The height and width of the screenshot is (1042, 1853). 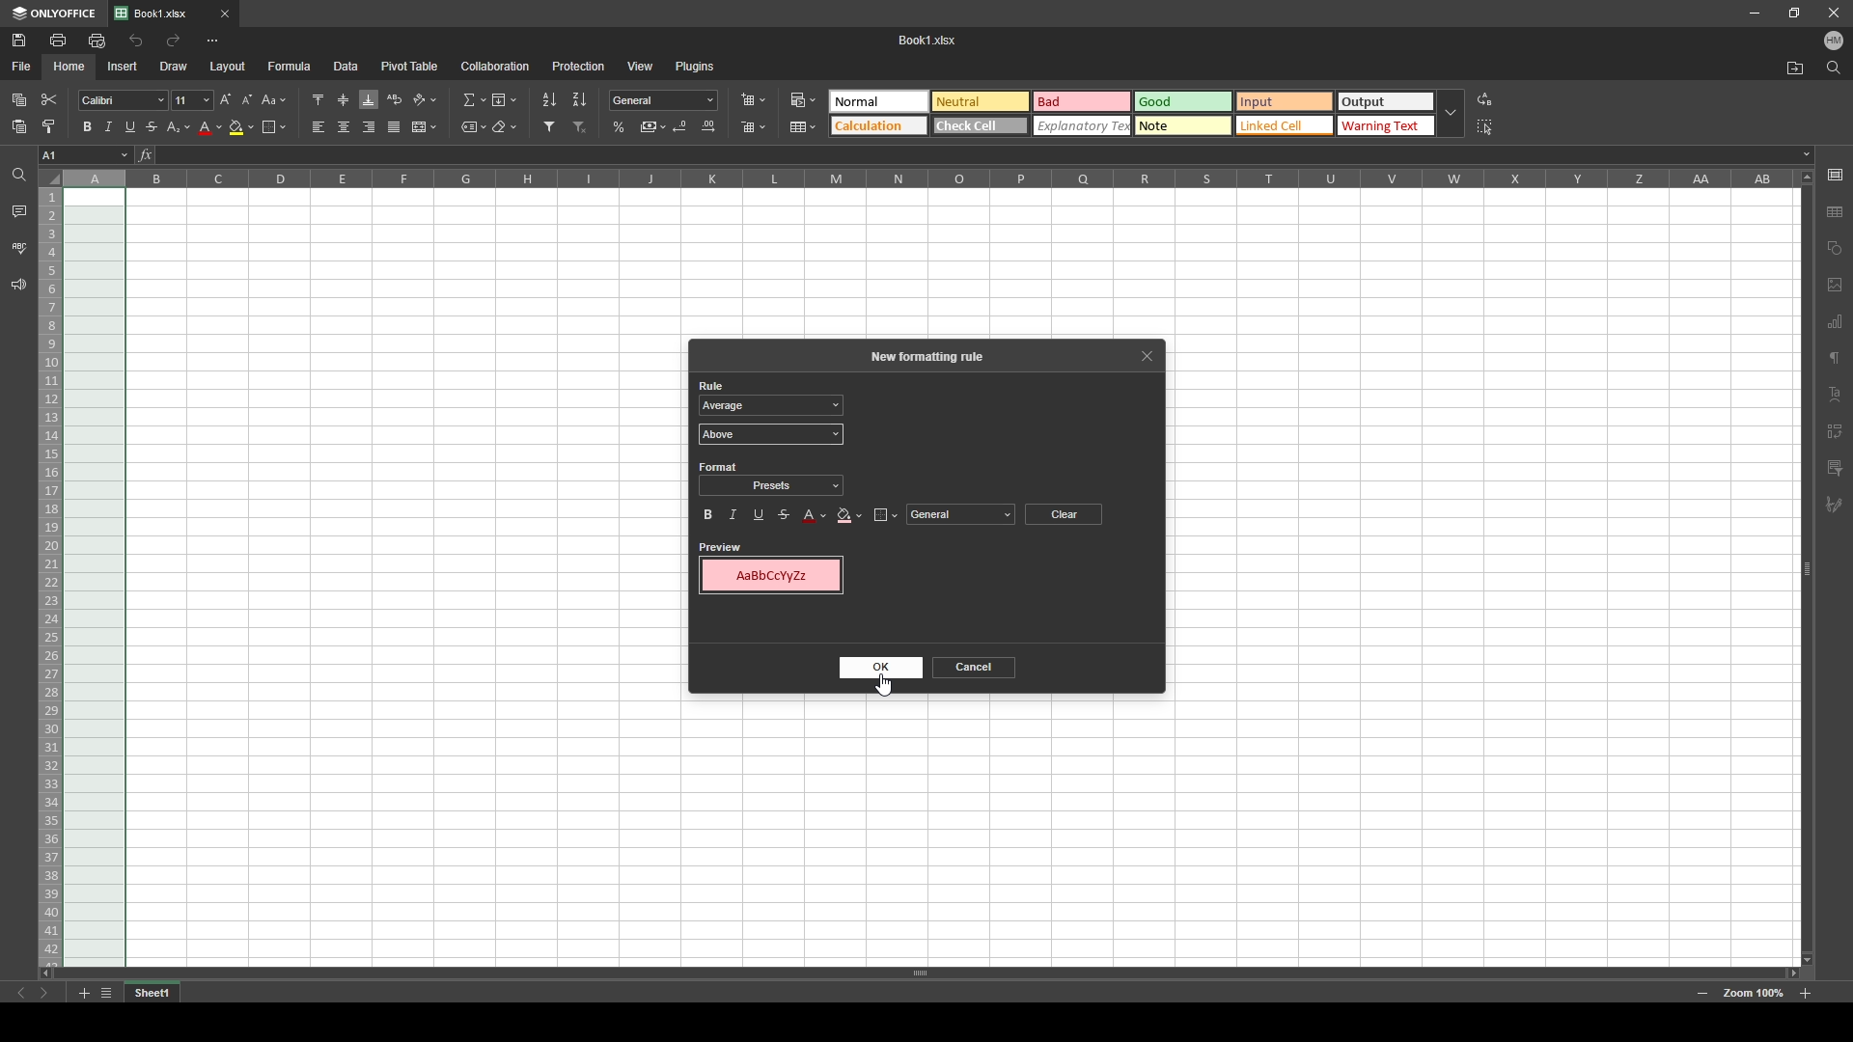 I want to click on resize, so click(x=1795, y=12).